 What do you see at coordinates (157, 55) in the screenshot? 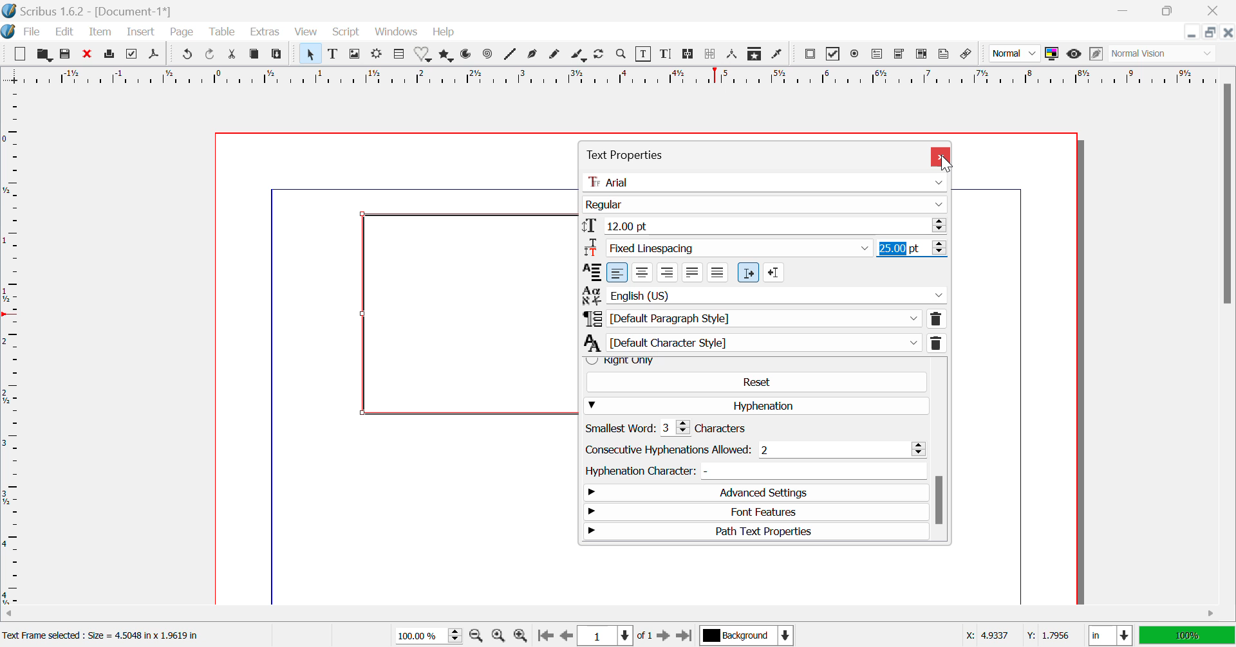
I see `Save as Pdf` at bounding box center [157, 55].